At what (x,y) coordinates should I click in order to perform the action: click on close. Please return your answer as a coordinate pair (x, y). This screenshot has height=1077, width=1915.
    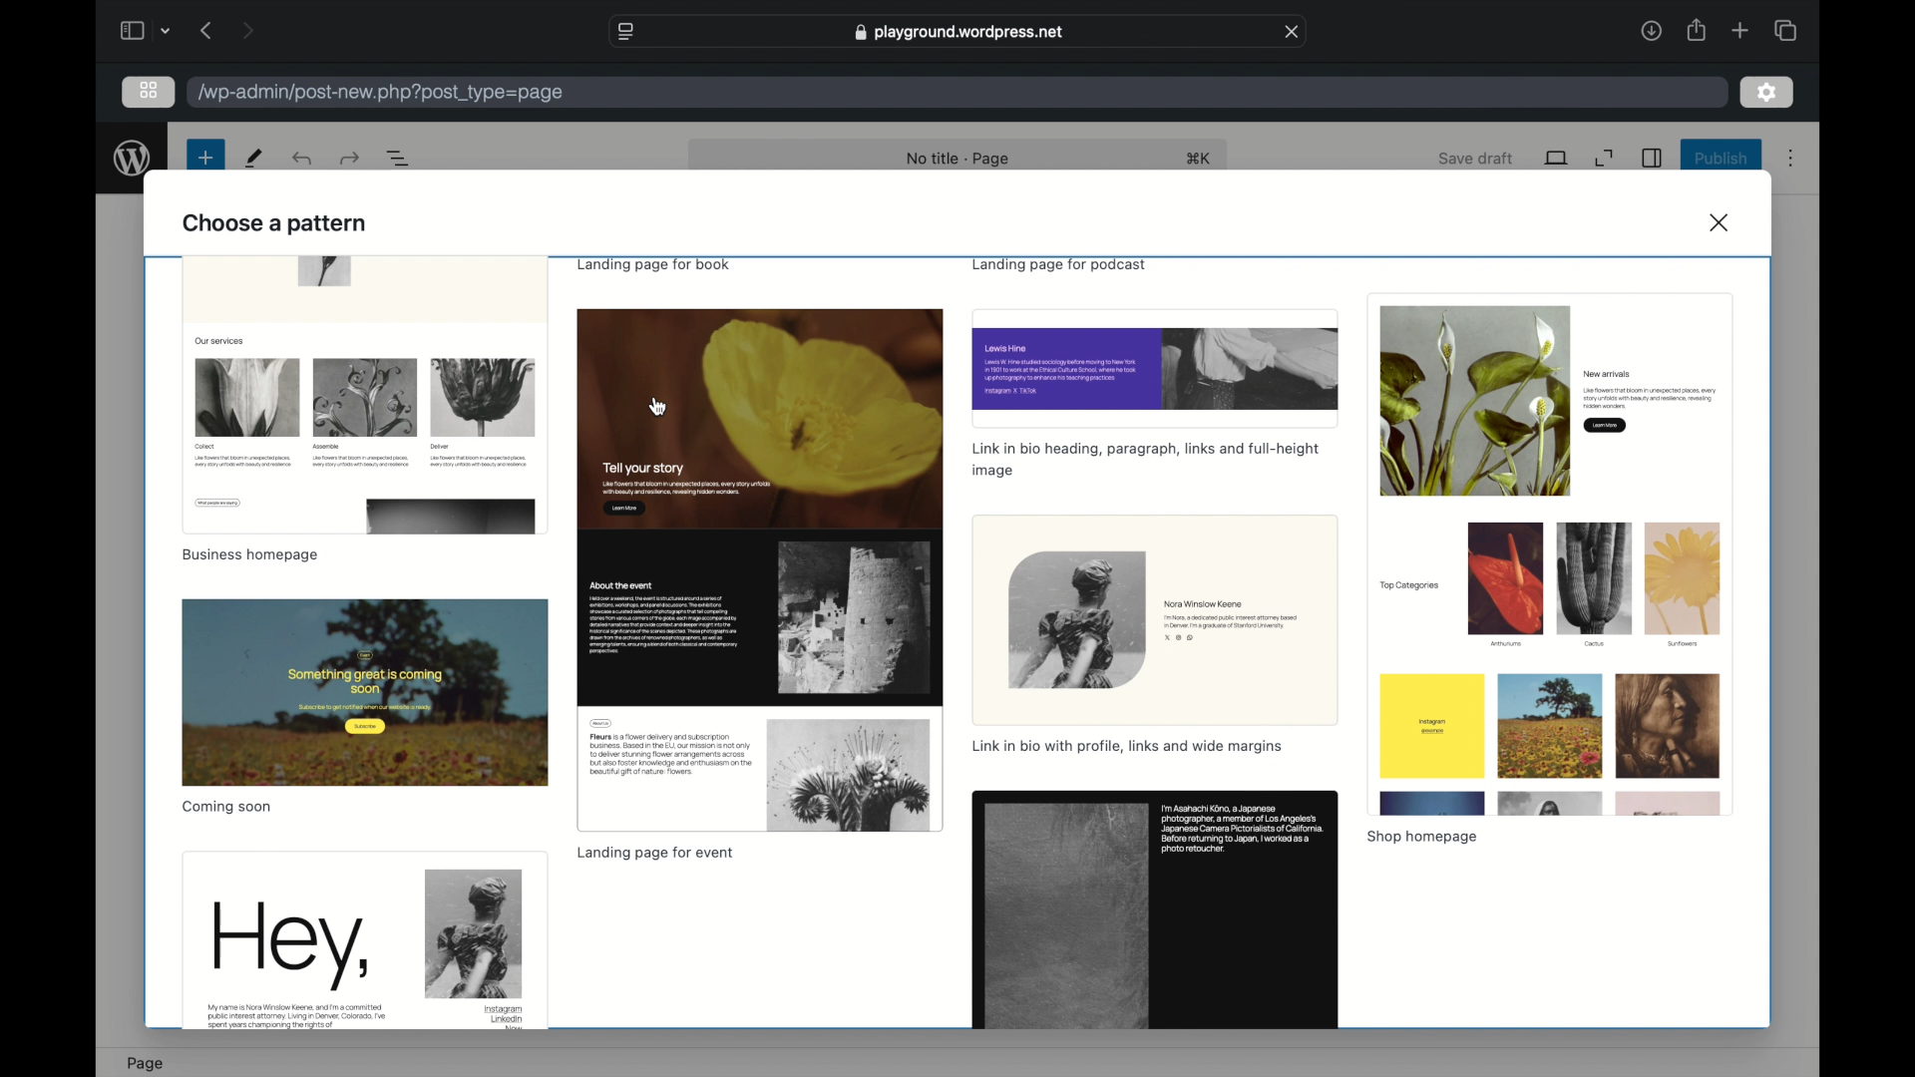
    Looking at the image, I should click on (1722, 222).